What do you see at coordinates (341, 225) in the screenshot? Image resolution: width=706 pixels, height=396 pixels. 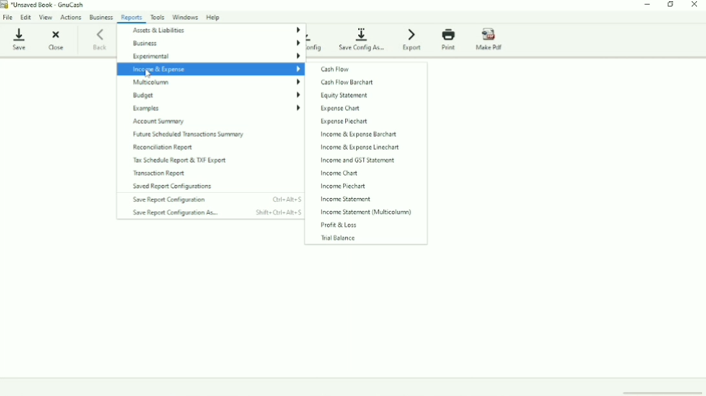 I see `Profit & Loss` at bounding box center [341, 225].